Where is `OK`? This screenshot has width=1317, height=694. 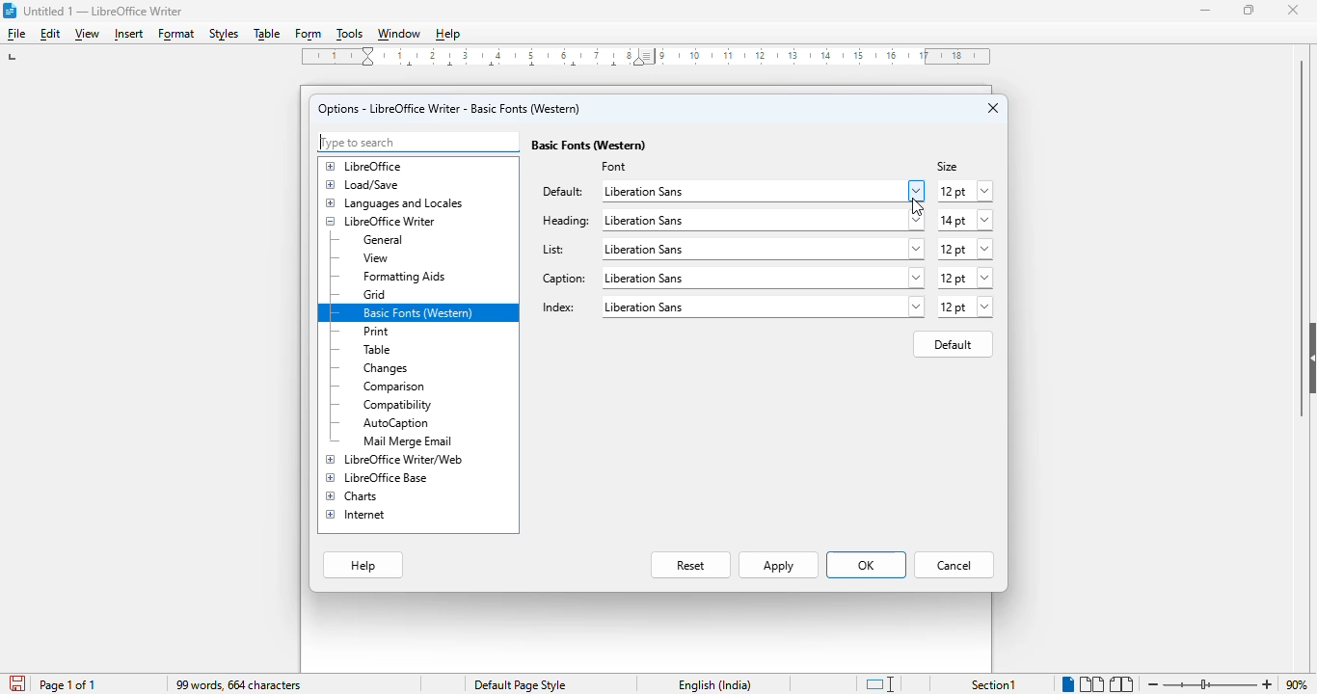 OK is located at coordinates (868, 565).